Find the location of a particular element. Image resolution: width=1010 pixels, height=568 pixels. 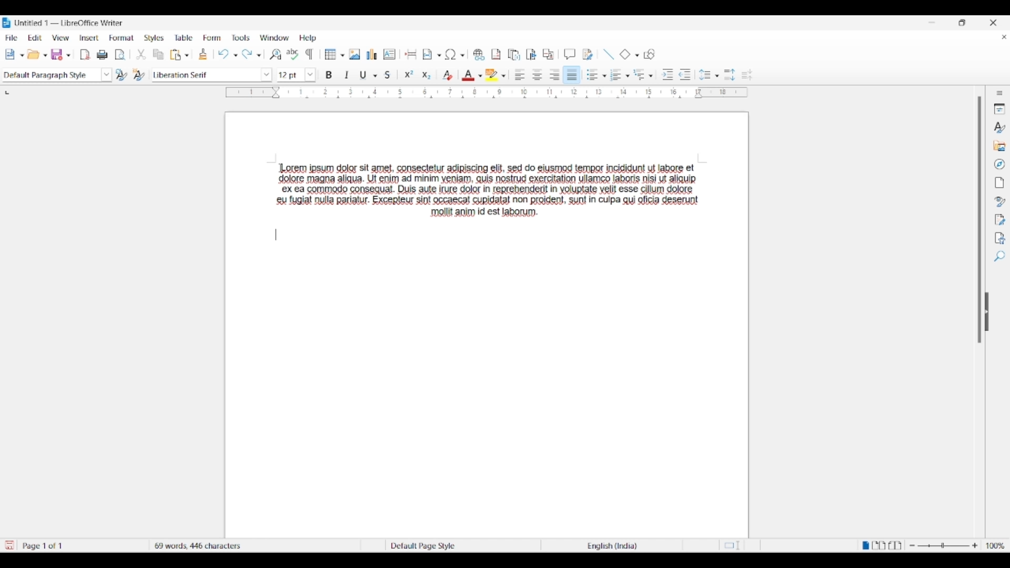

Book view is located at coordinates (895, 545).